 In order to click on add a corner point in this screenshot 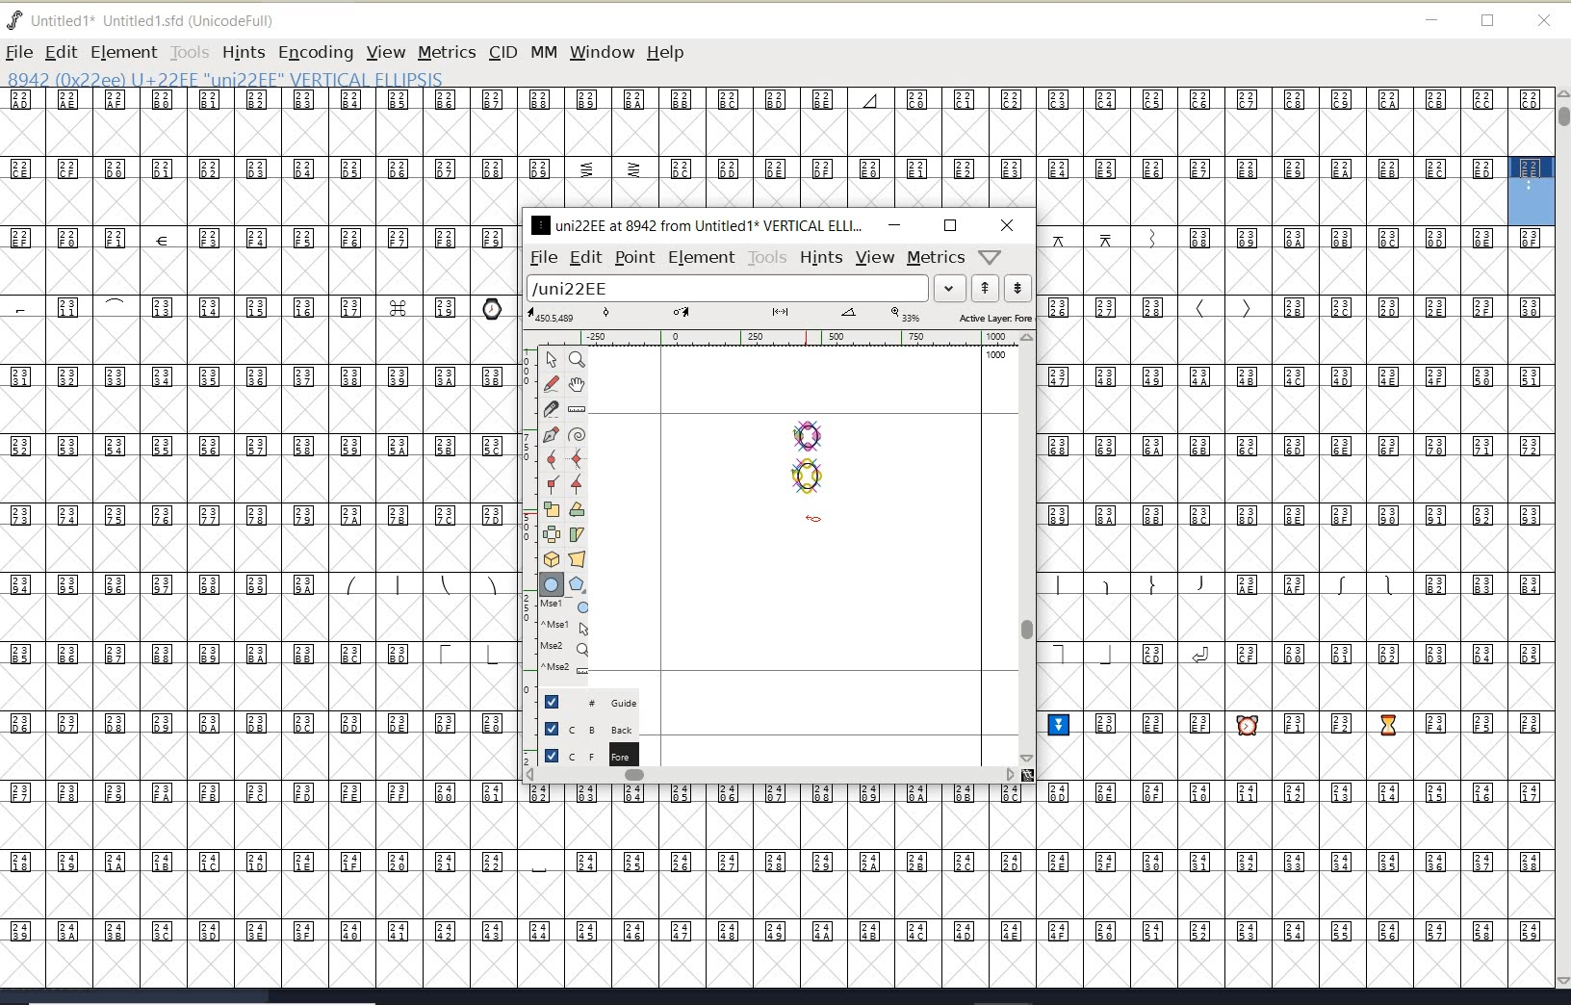, I will do `click(554, 483)`.